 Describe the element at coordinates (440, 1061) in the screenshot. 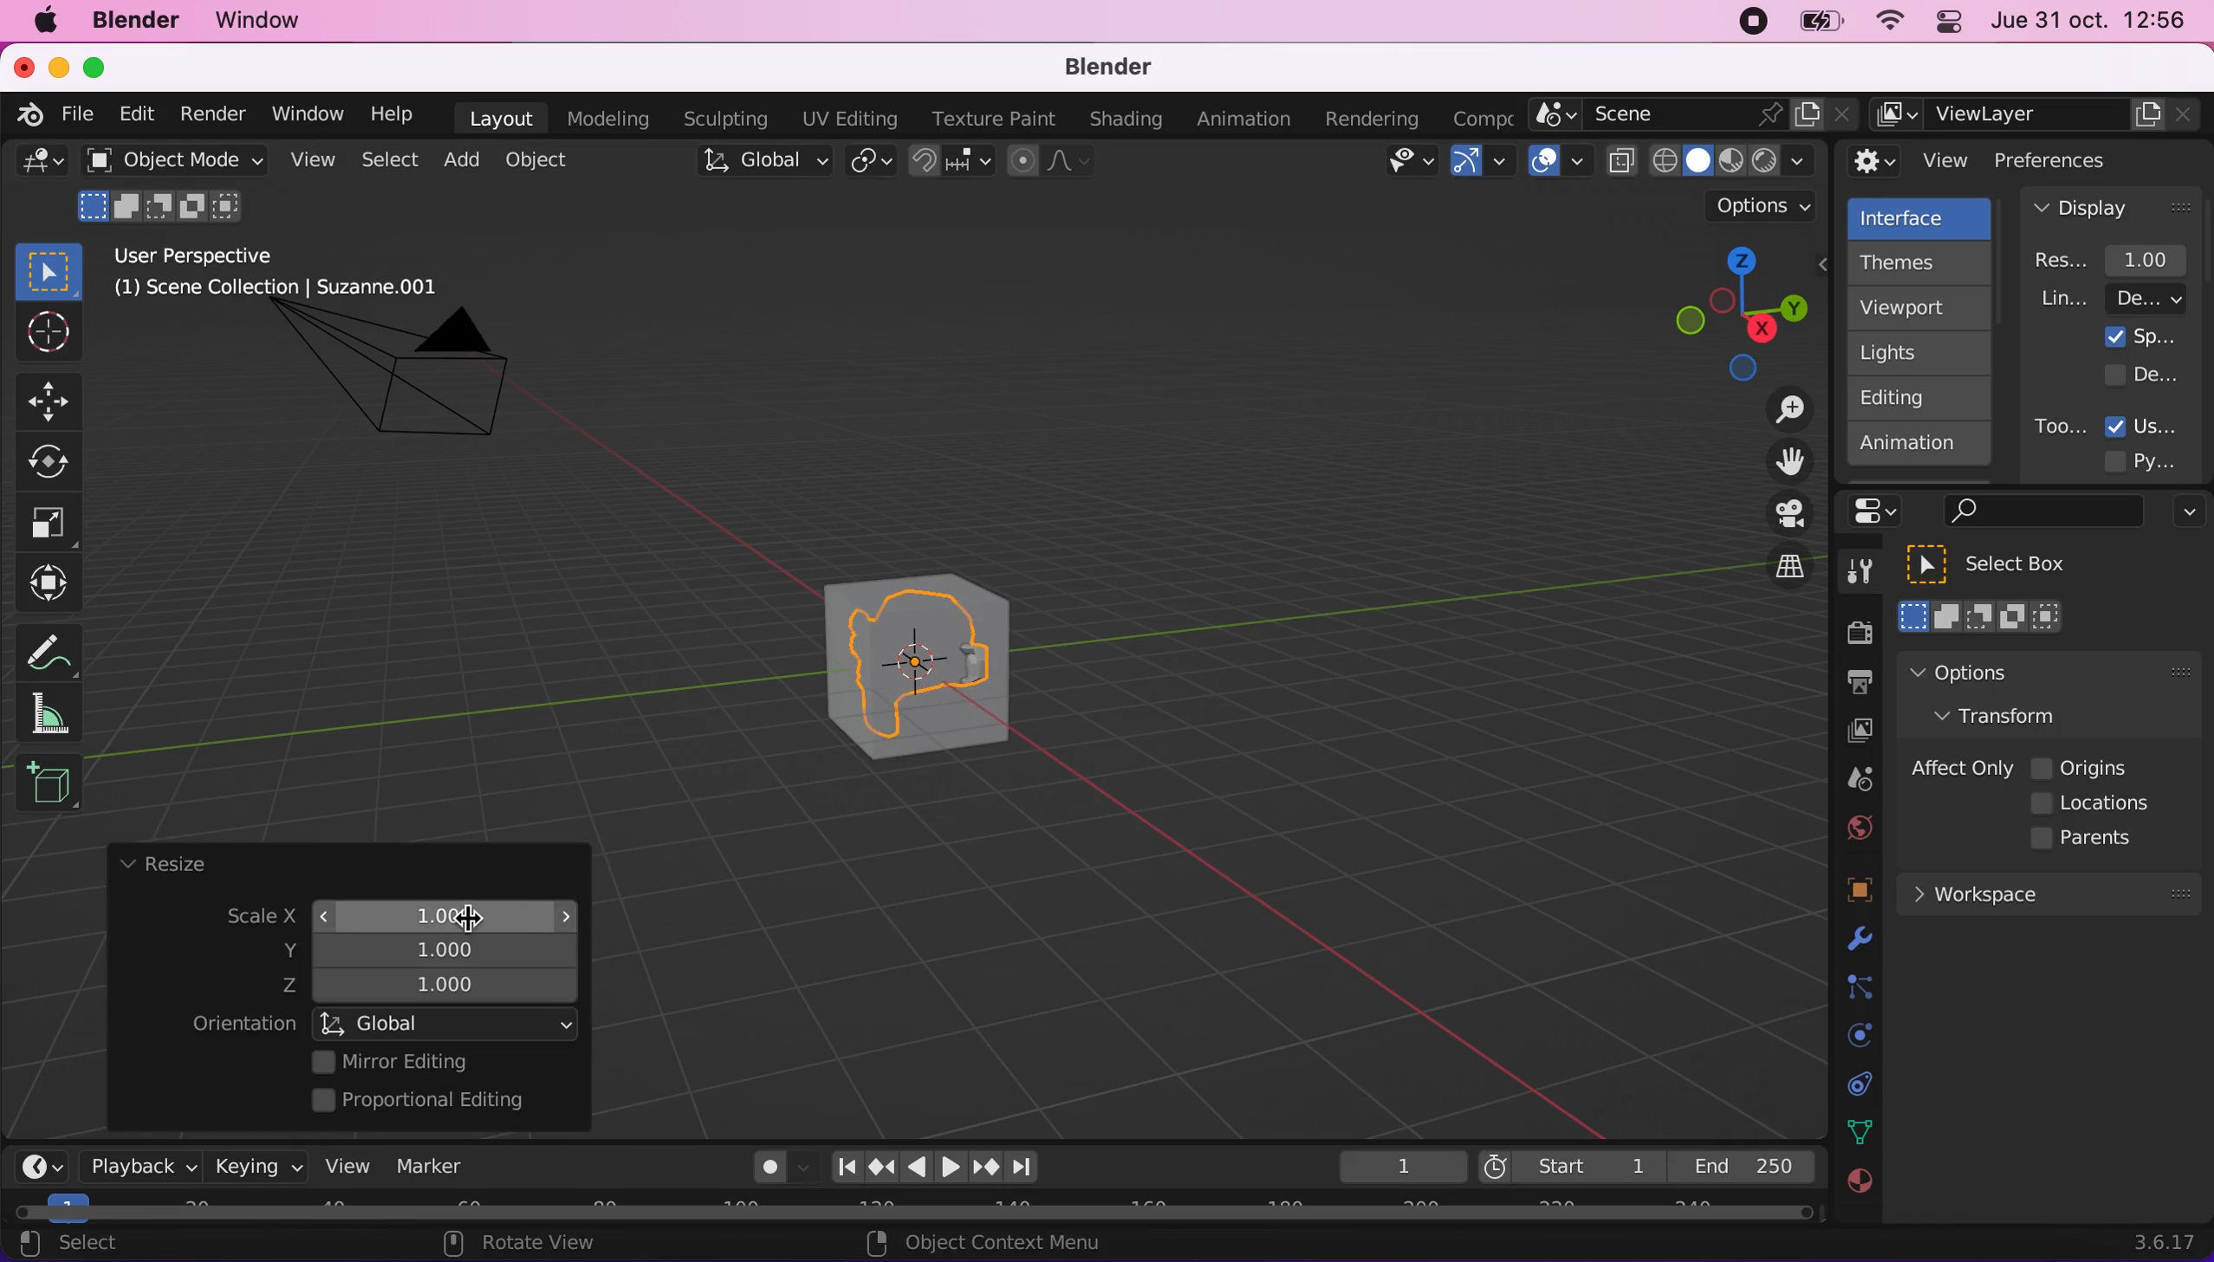

I see `mirror editing` at that location.